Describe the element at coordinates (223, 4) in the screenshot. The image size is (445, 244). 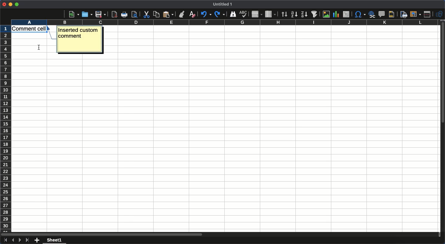
I see `Title` at that location.